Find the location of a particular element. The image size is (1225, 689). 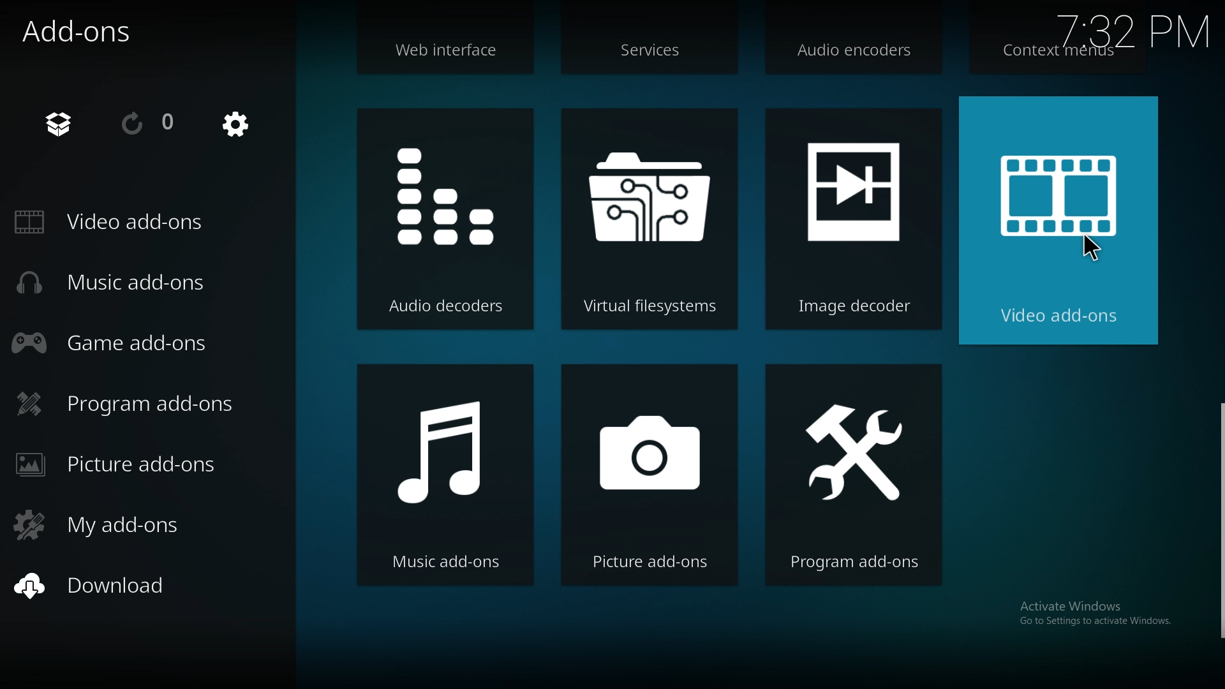

program add ons is located at coordinates (136, 404).